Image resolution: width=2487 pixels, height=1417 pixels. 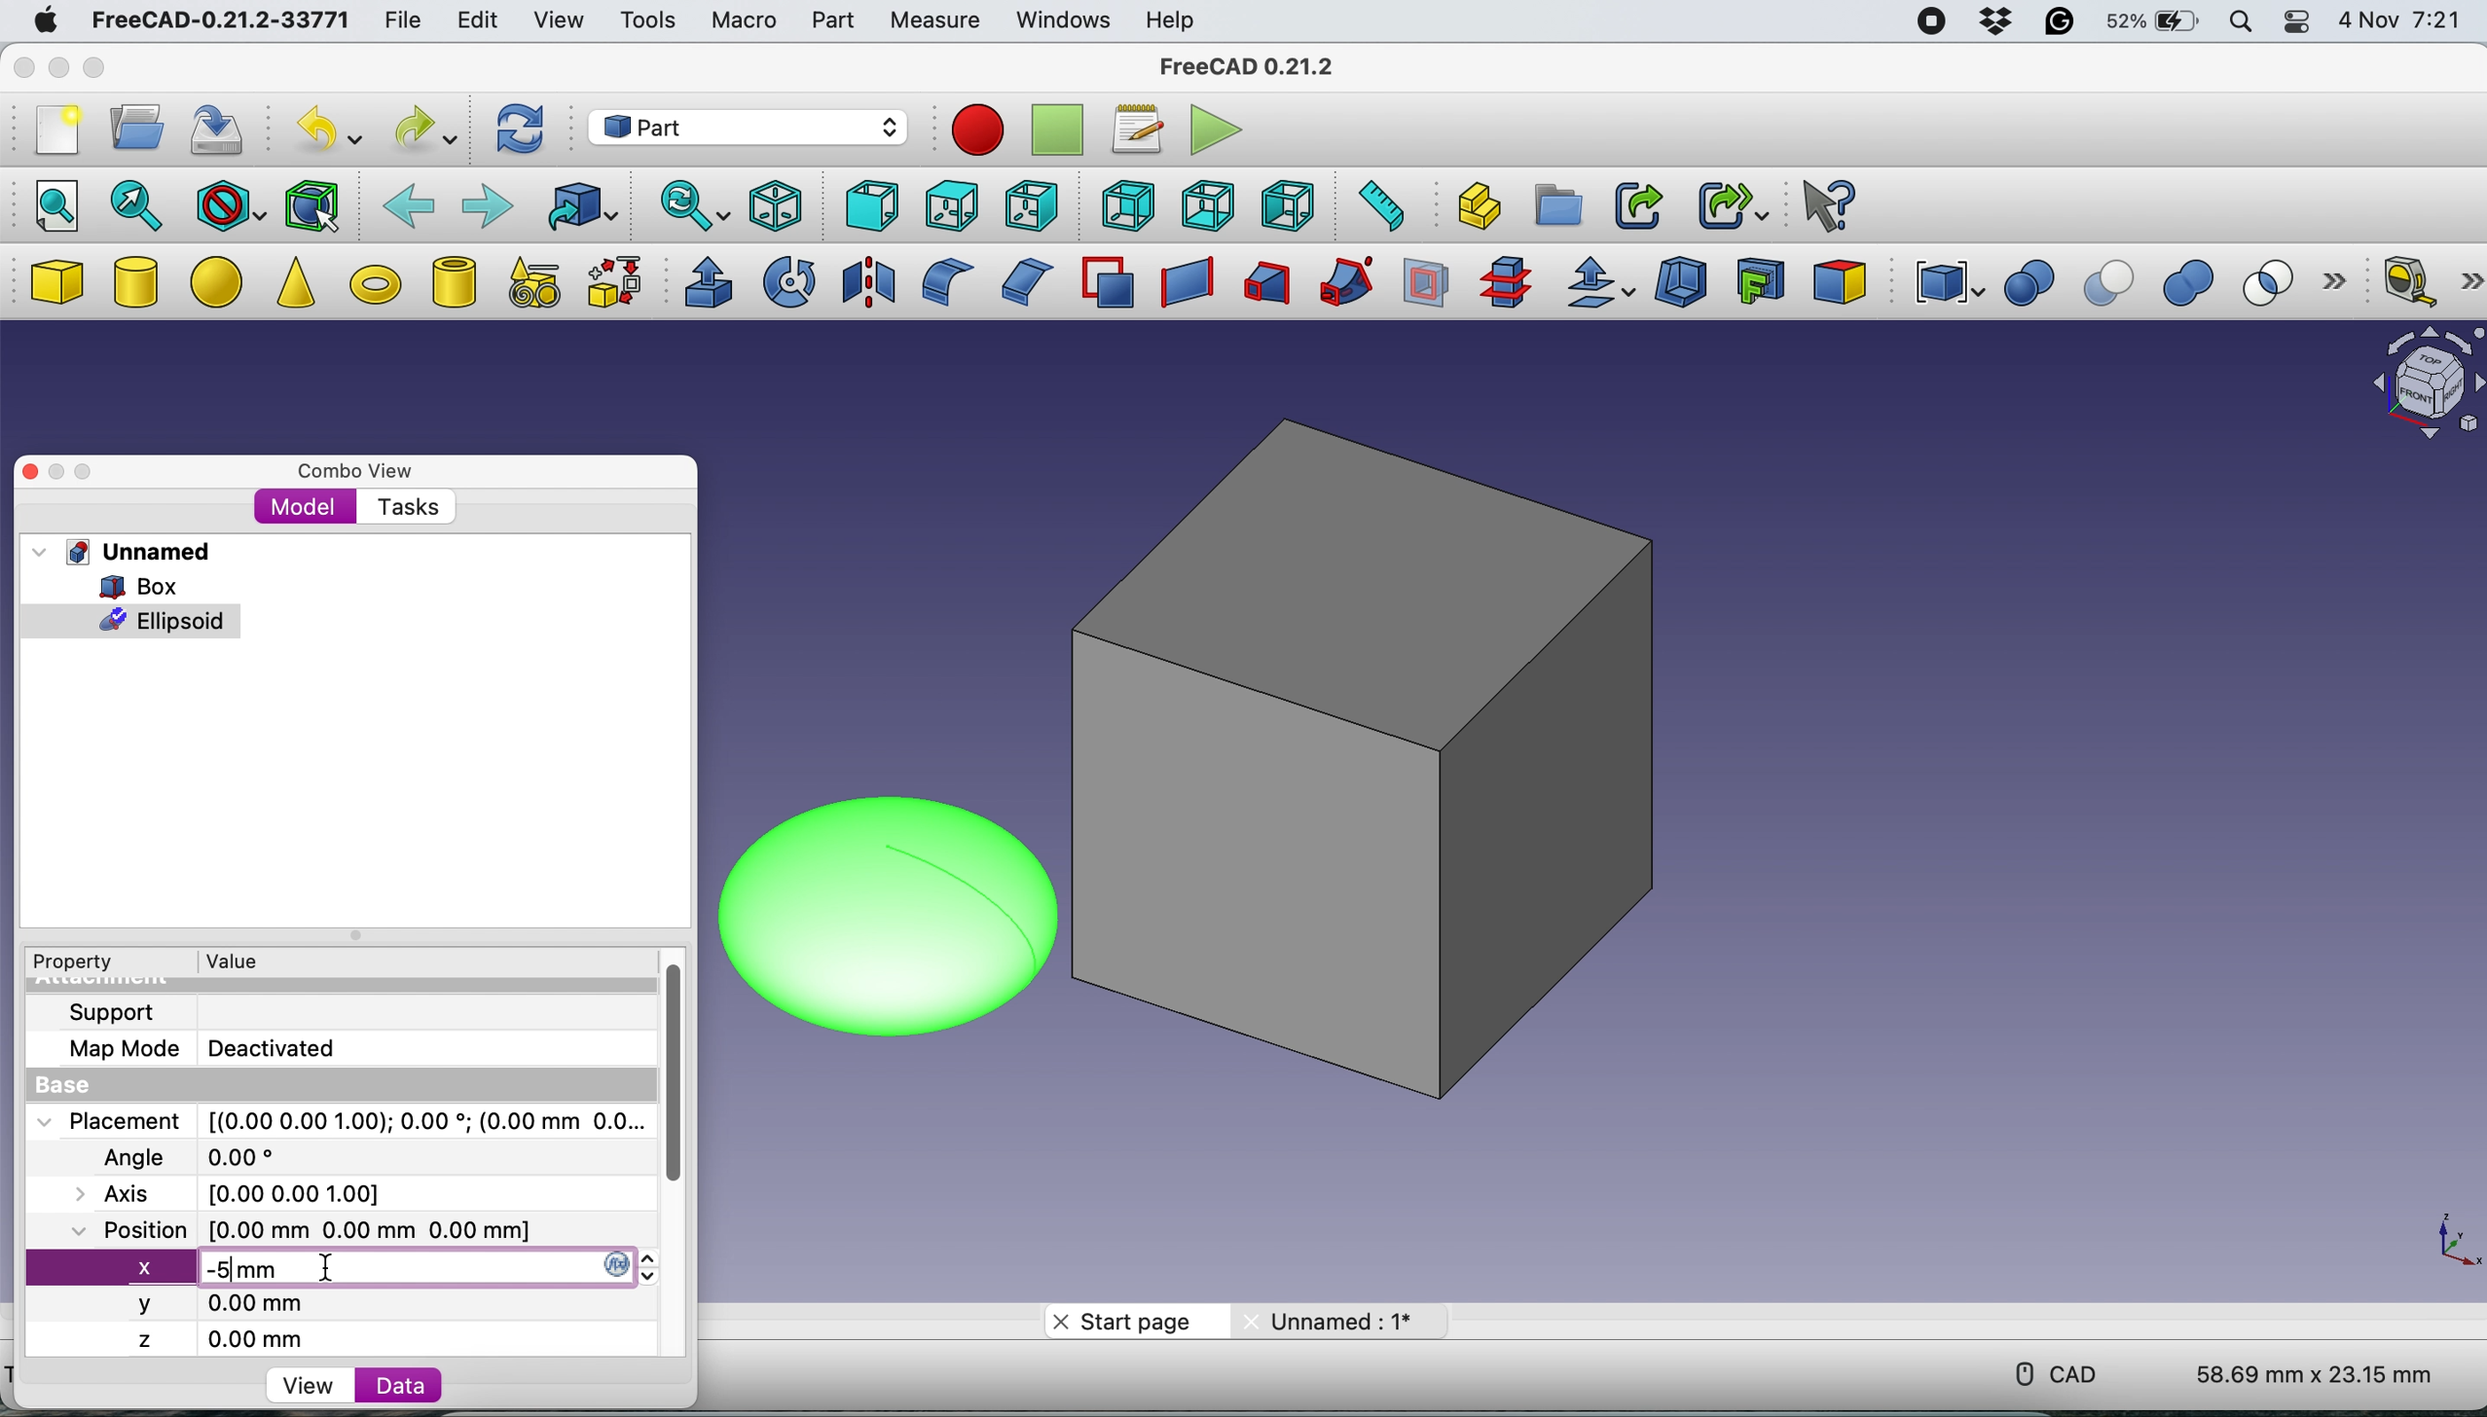 I want to click on bounding box, so click(x=312, y=204).